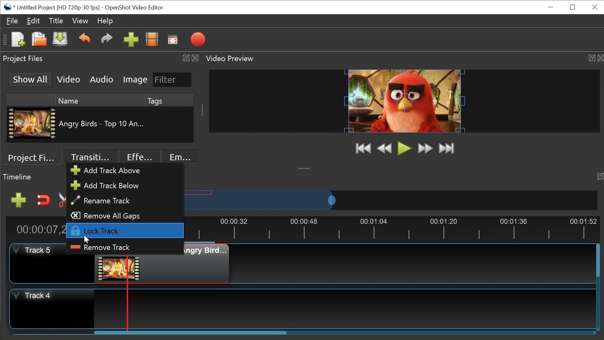 Image resolution: width=604 pixels, height=340 pixels. Describe the element at coordinates (173, 40) in the screenshot. I see `Fullscreen` at that location.